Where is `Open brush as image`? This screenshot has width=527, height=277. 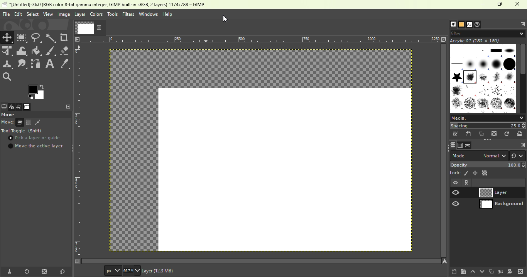
Open brush as image is located at coordinates (521, 134).